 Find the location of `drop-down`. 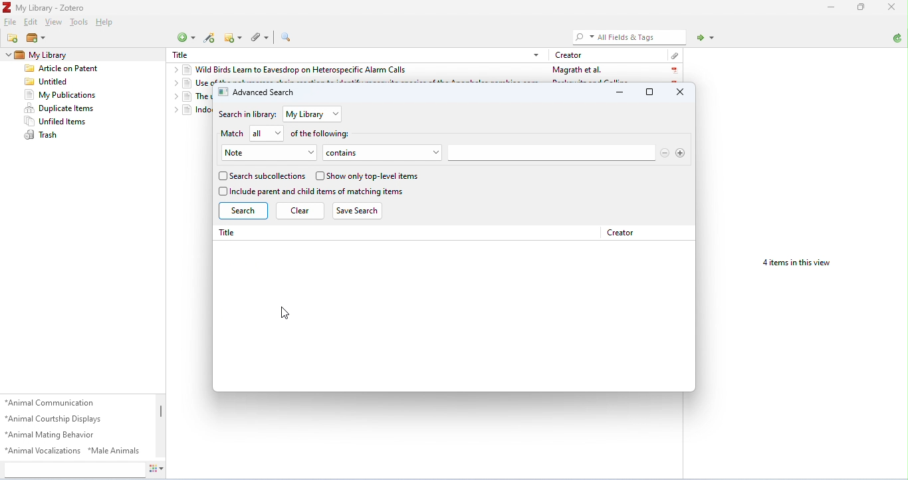

drop-down is located at coordinates (172, 110).